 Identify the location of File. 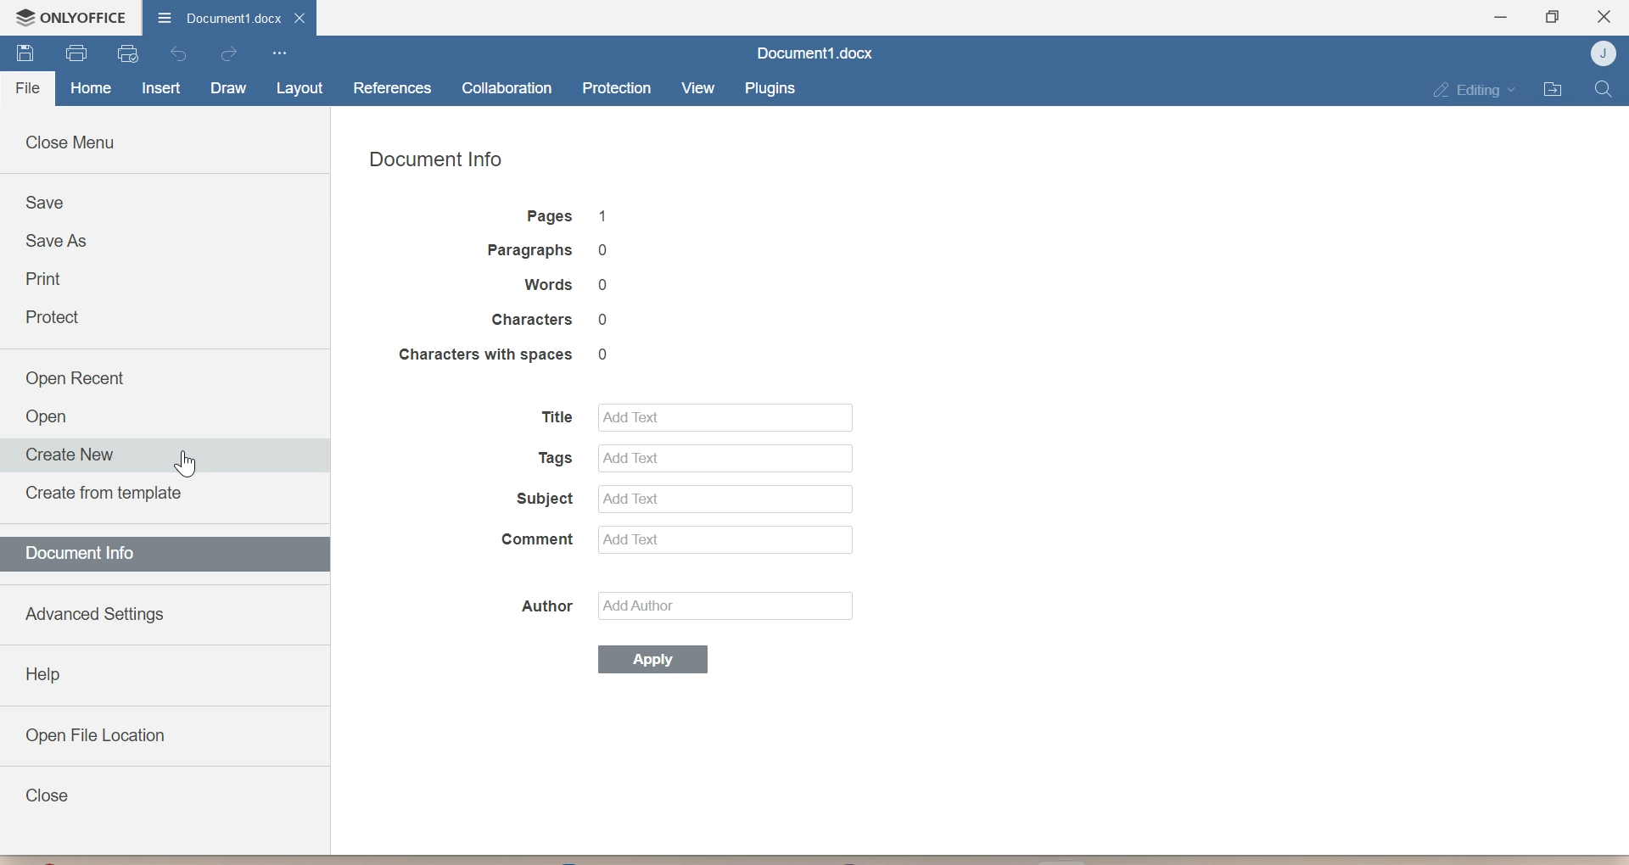
(30, 84).